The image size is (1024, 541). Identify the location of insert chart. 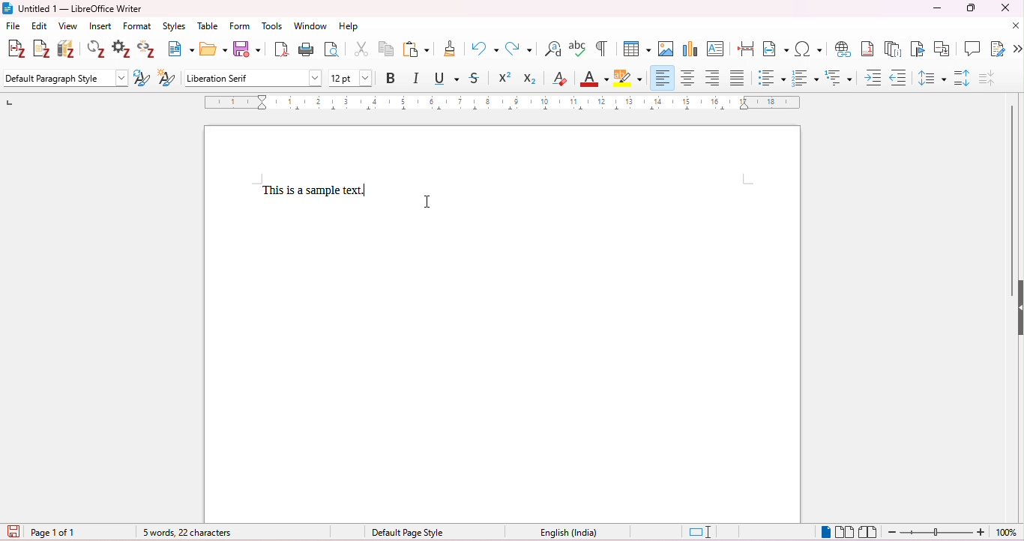
(691, 49).